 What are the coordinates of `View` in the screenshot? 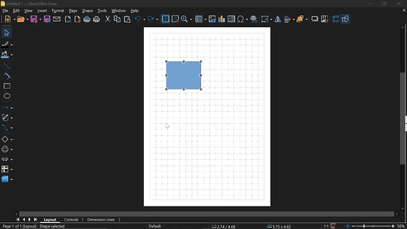 It's located at (29, 10).